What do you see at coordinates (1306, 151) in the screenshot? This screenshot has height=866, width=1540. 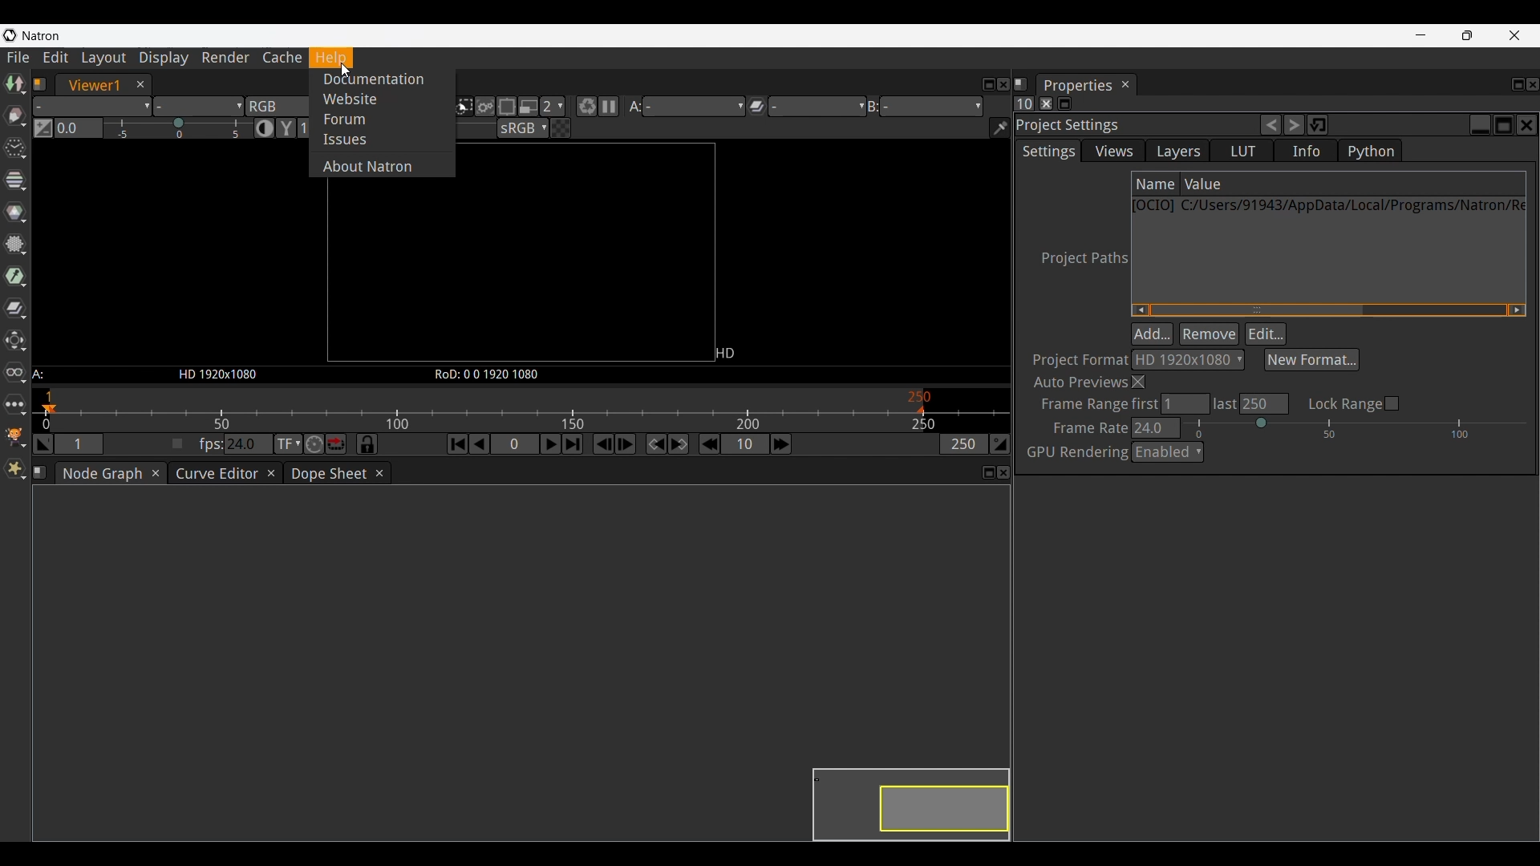 I see `Info settings` at bounding box center [1306, 151].